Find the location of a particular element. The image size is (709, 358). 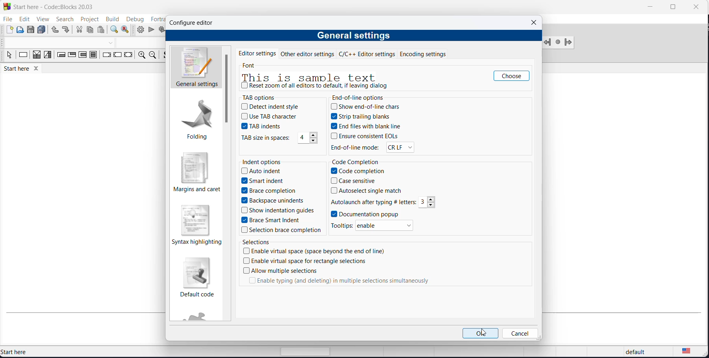

end of line mode is located at coordinates (355, 147).